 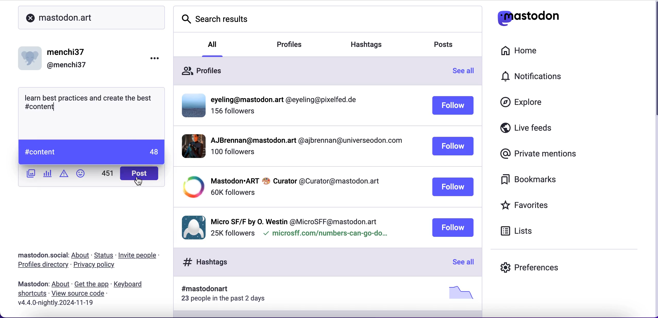 I want to click on followers, so click(x=232, y=233).